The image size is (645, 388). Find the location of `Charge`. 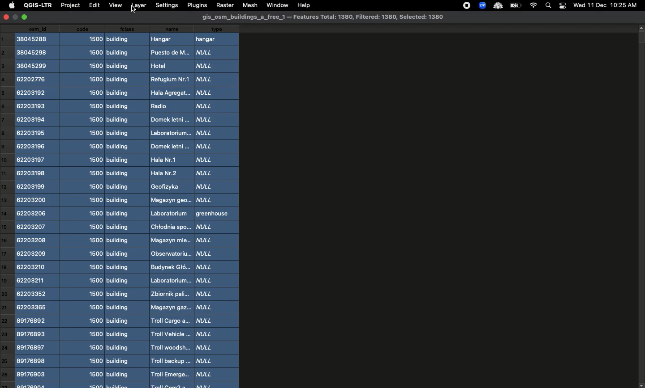

Charge is located at coordinates (515, 6).